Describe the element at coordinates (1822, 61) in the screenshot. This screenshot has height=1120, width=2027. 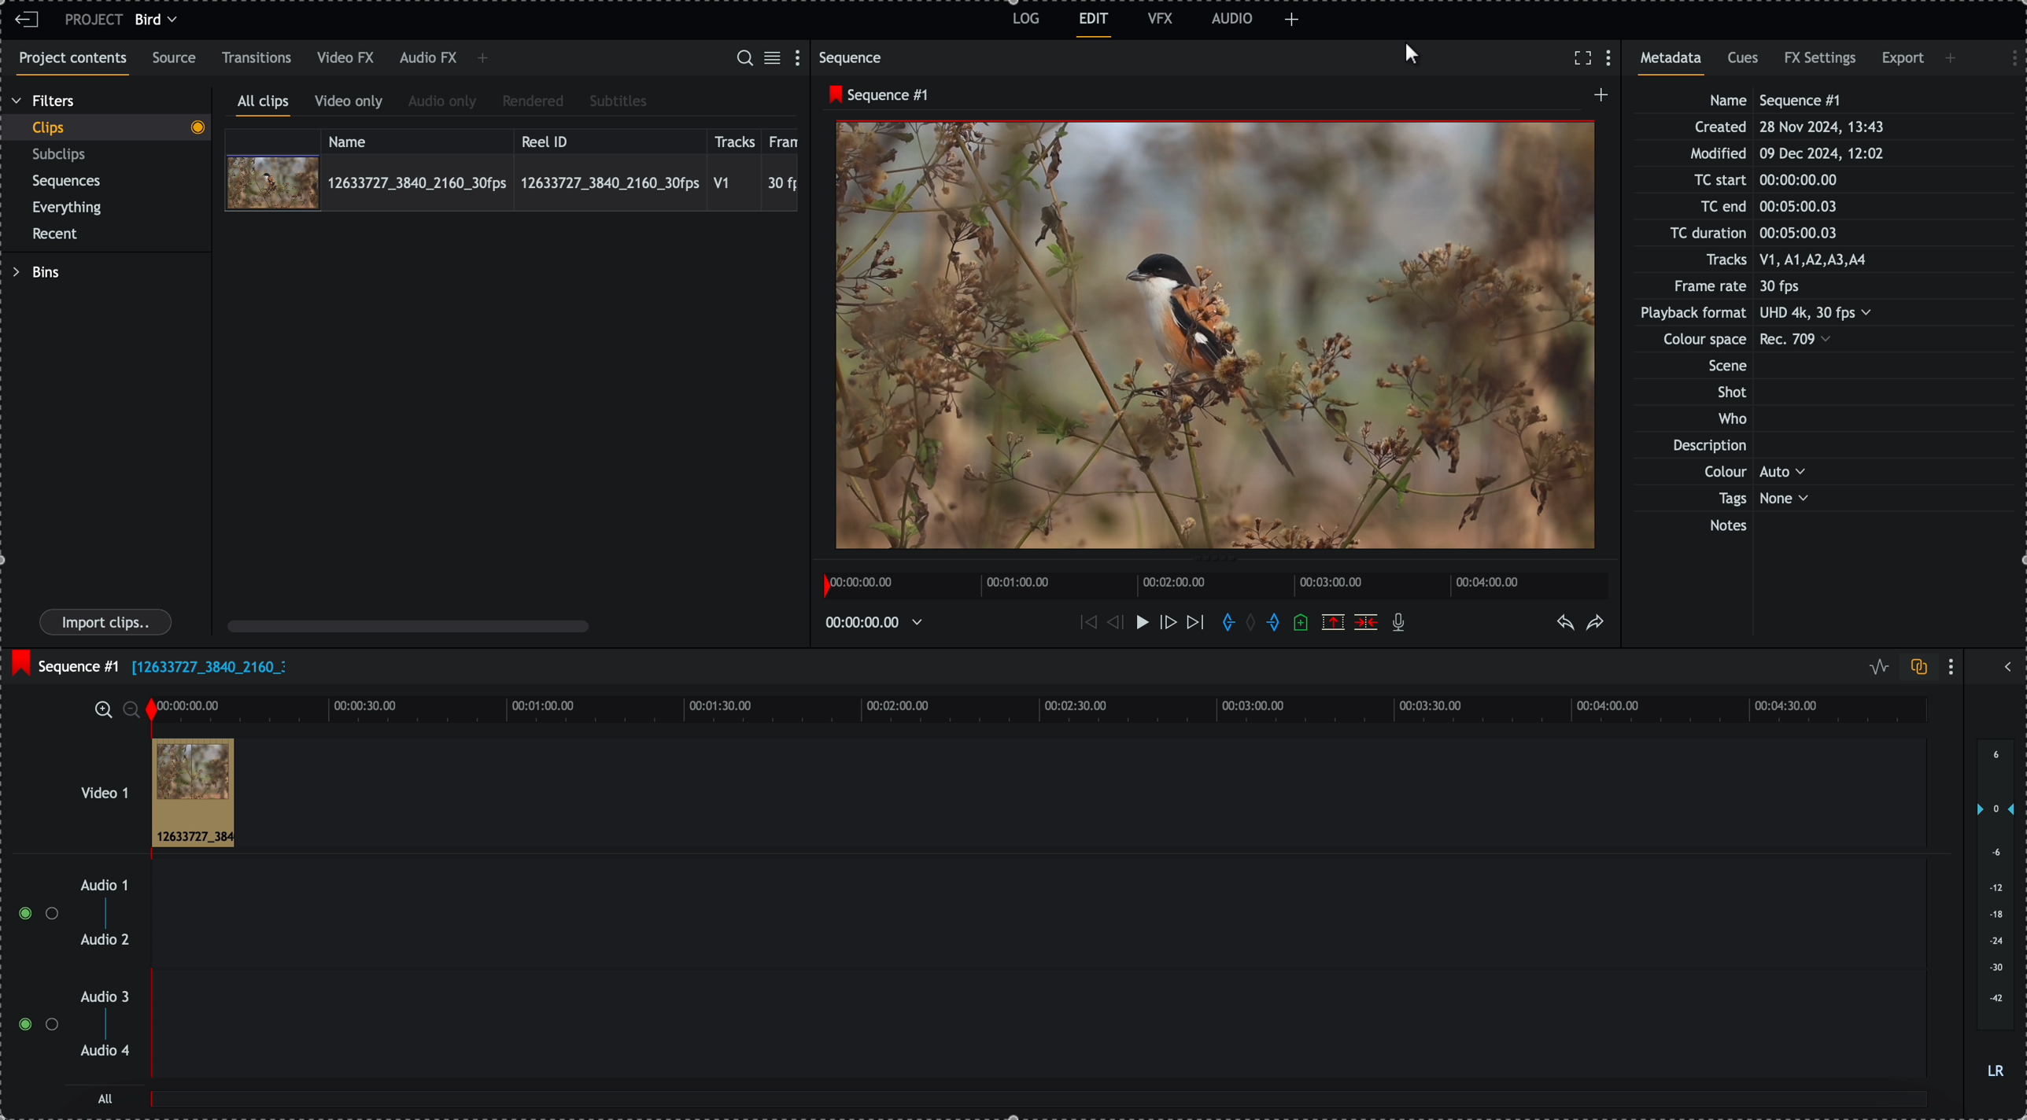
I see `FX settings` at that location.